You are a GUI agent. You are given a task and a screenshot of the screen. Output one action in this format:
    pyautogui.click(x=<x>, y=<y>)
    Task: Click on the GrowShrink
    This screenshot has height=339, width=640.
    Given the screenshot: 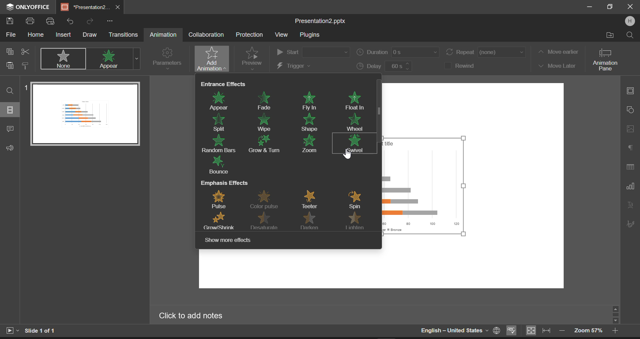 What is the action you would take?
    pyautogui.click(x=219, y=221)
    